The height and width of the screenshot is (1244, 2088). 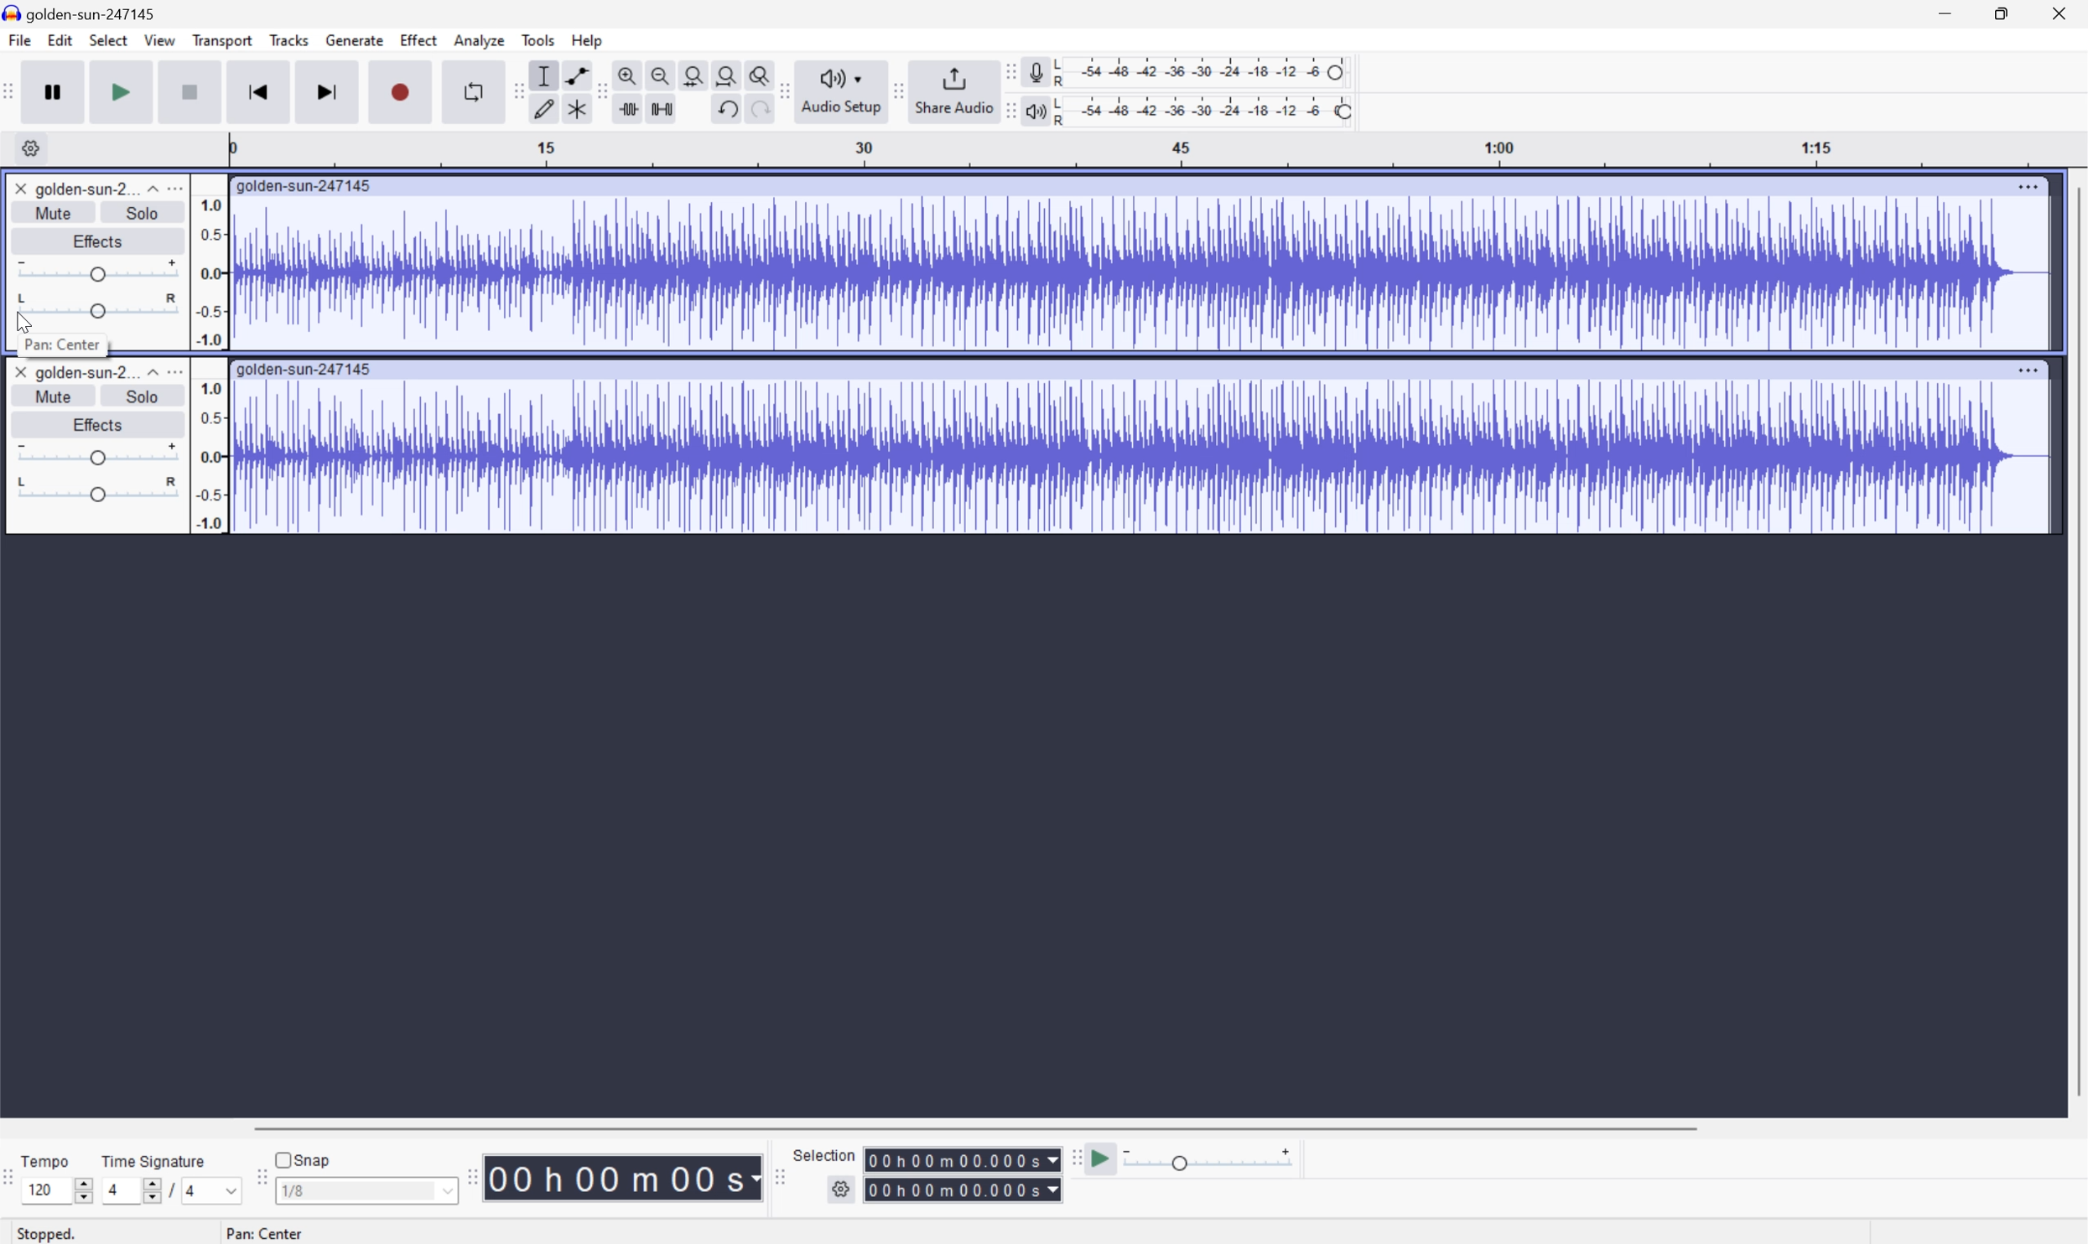 I want to click on Fit selection to width, so click(x=690, y=73).